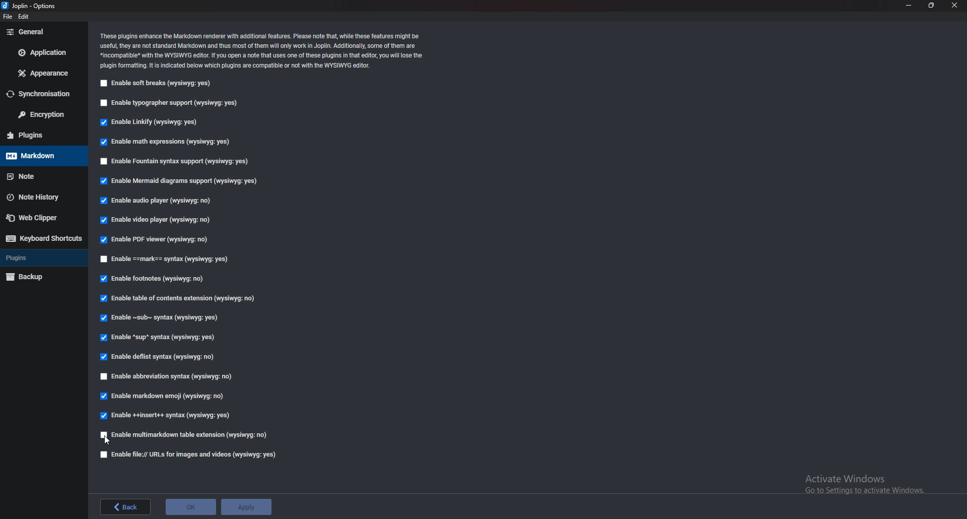 The height and width of the screenshot is (519, 967). Describe the element at coordinates (32, 6) in the screenshot. I see `options` at that location.